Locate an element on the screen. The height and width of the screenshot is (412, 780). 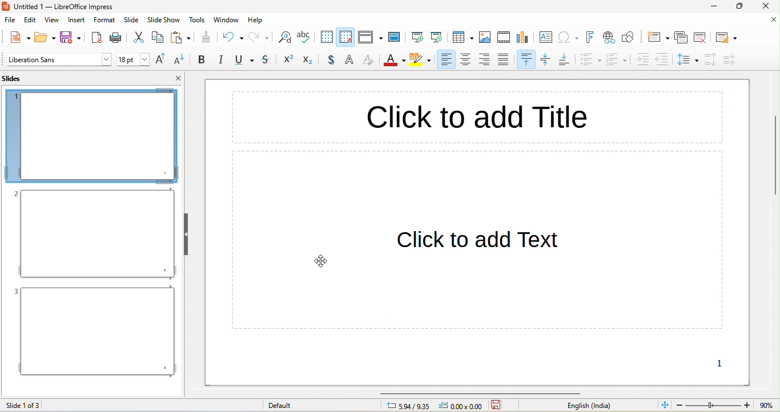
font name is located at coordinates (59, 59).